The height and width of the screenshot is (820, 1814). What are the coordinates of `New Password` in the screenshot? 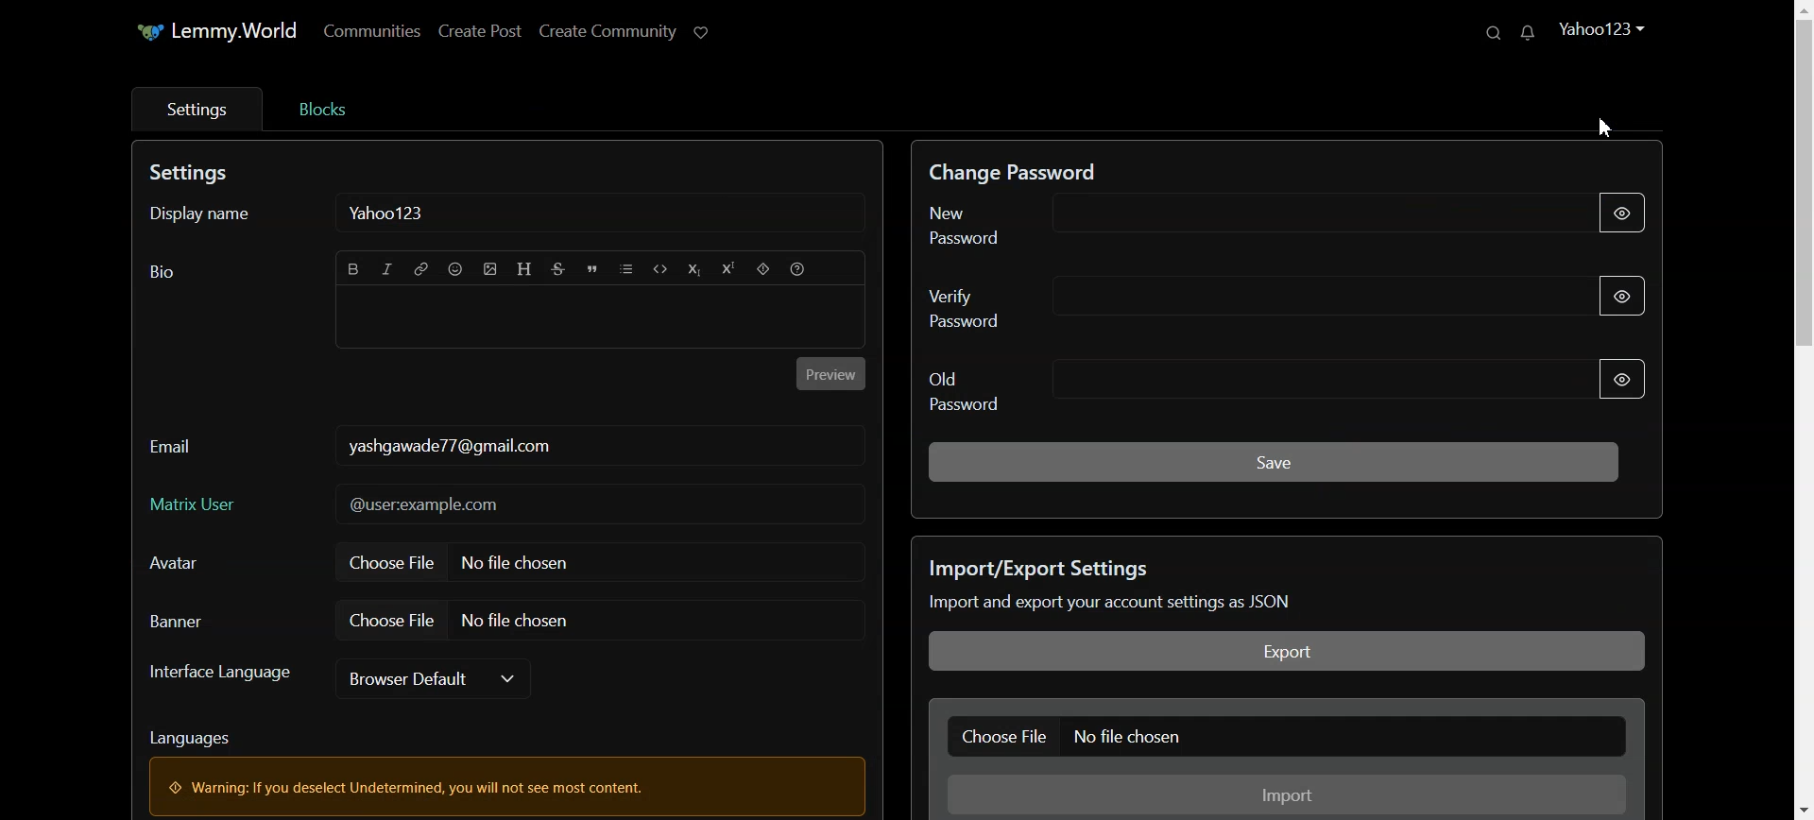 It's located at (1254, 216).